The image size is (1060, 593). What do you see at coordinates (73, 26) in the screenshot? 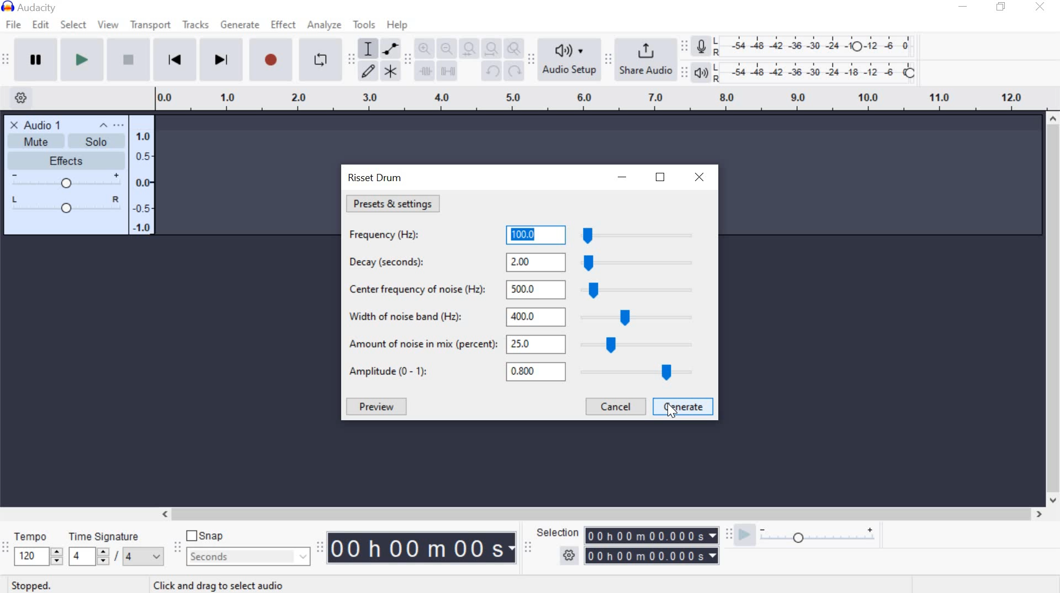
I see `select` at bounding box center [73, 26].